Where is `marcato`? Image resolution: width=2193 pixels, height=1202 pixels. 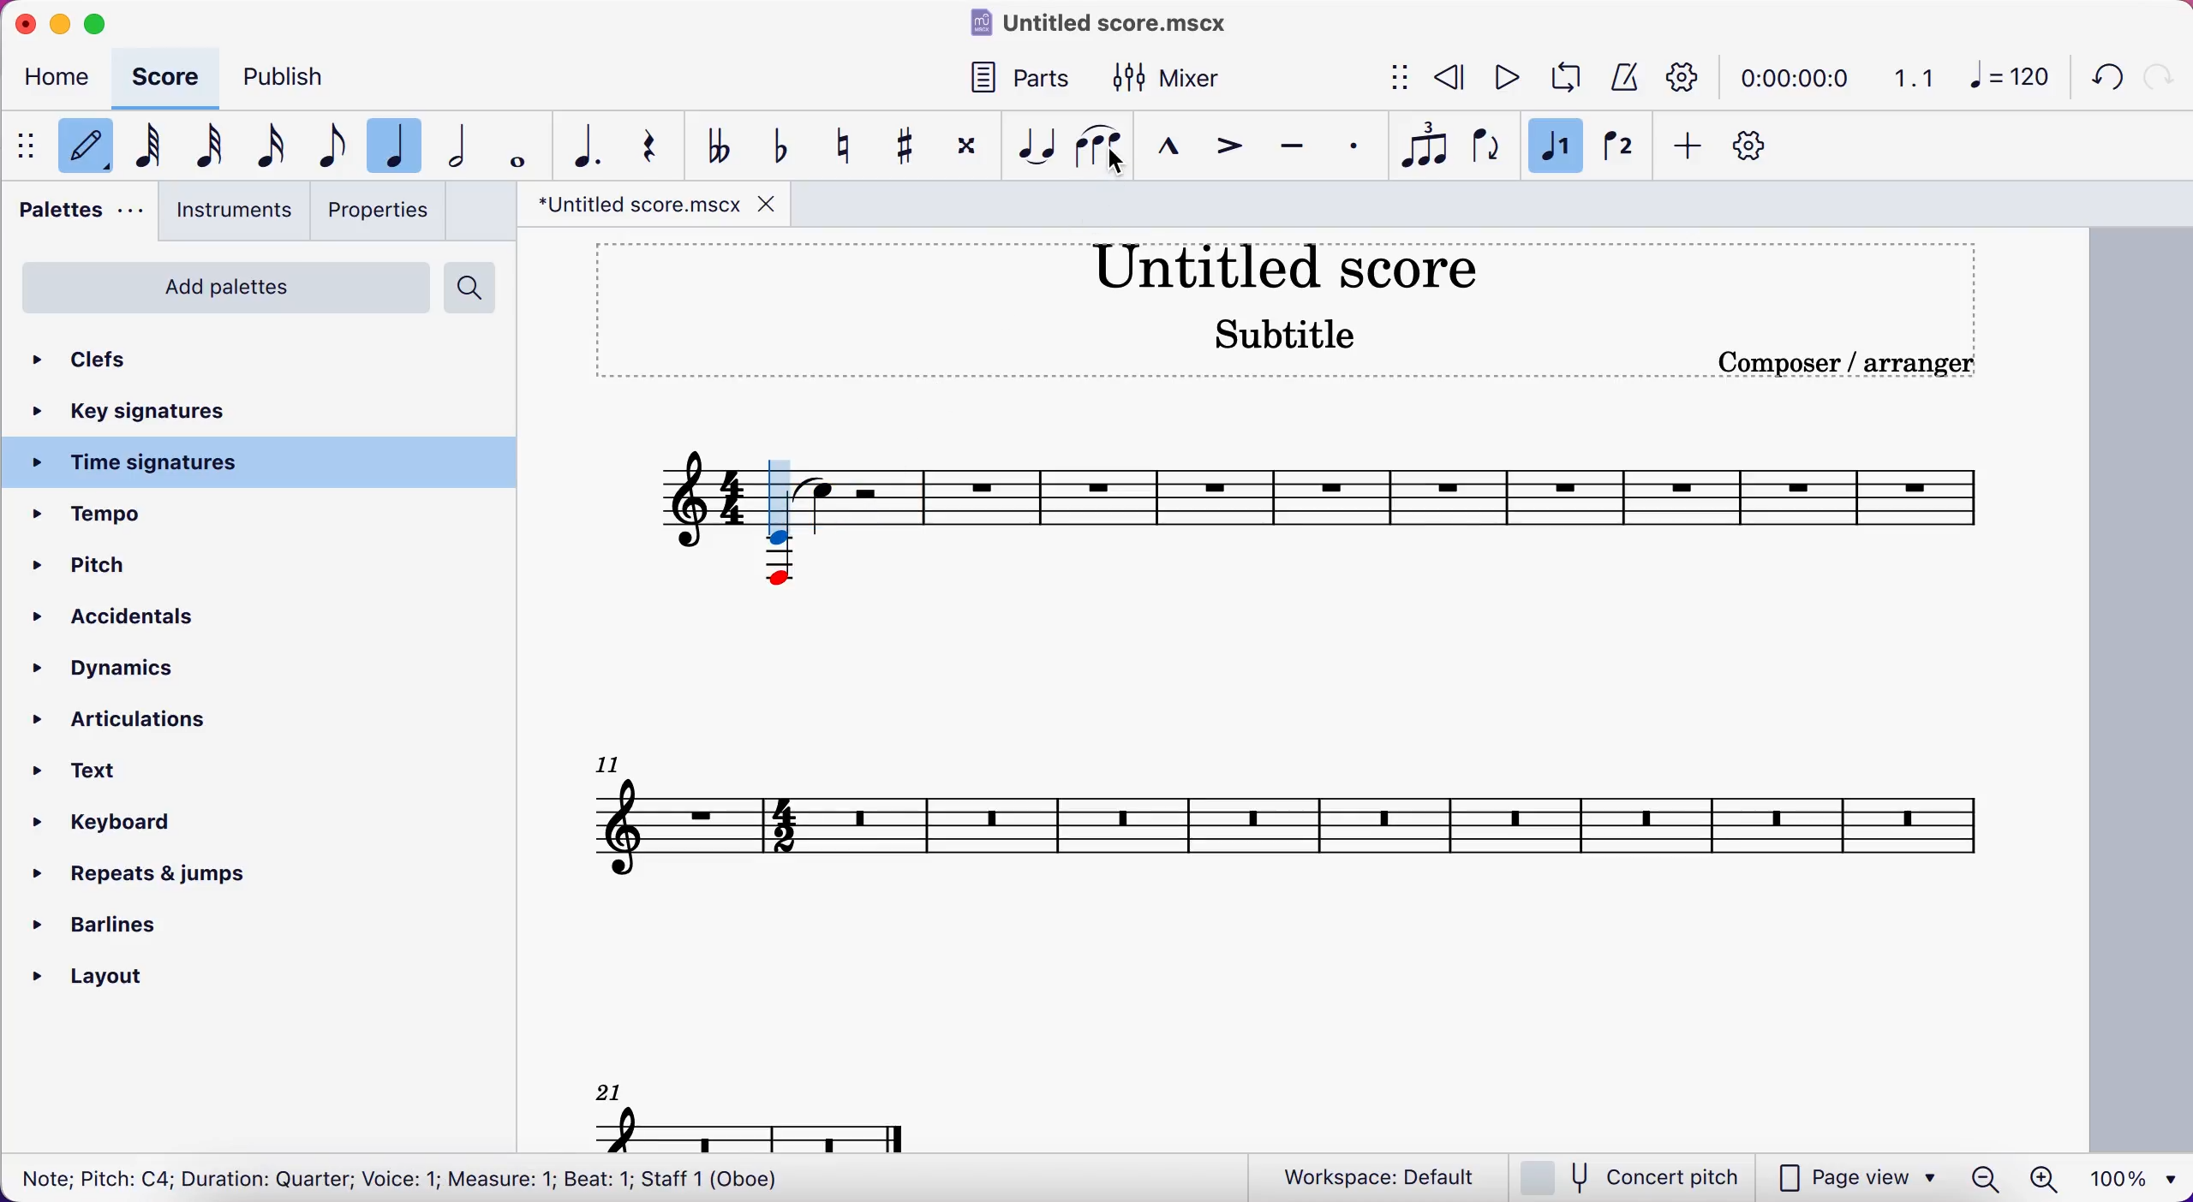
marcato is located at coordinates (1166, 150).